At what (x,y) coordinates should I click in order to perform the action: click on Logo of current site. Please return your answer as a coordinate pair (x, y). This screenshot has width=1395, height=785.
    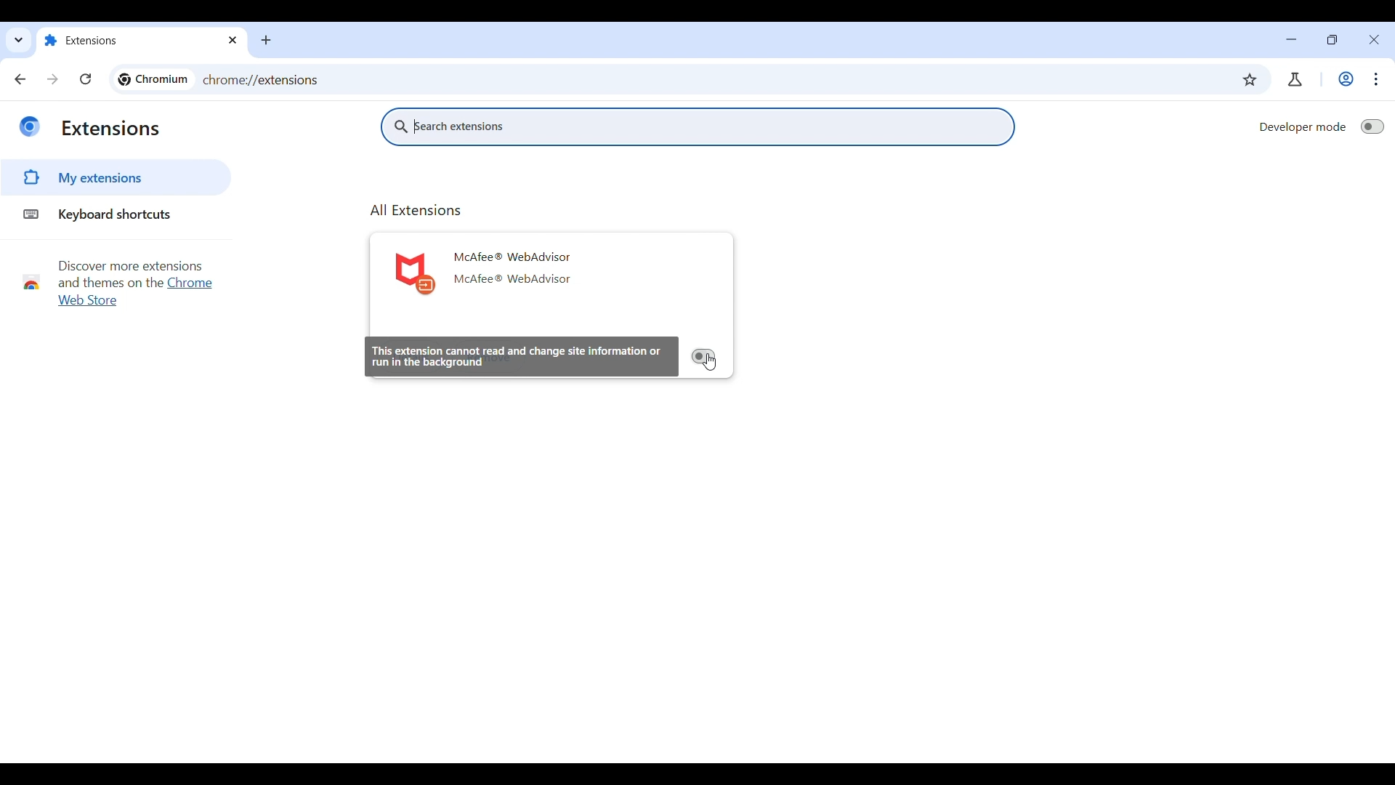
    Looking at the image, I should click on (29, 126).